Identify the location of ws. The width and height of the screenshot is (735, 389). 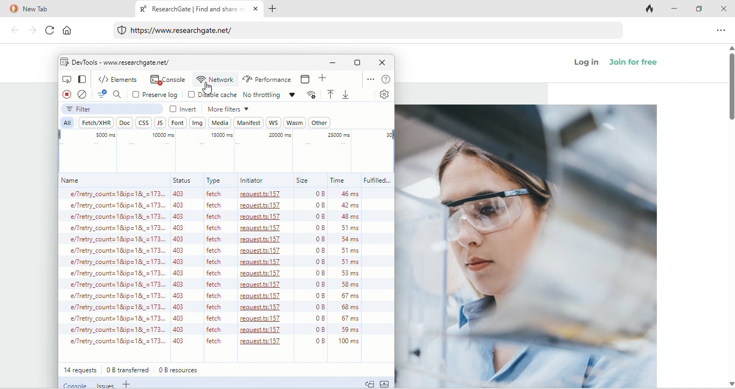
(273, 122).